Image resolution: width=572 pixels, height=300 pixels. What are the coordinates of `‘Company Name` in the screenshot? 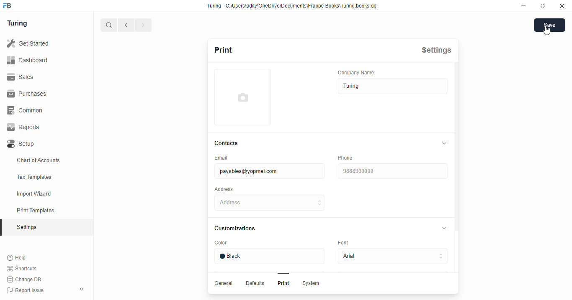 It's located at (360, 72).